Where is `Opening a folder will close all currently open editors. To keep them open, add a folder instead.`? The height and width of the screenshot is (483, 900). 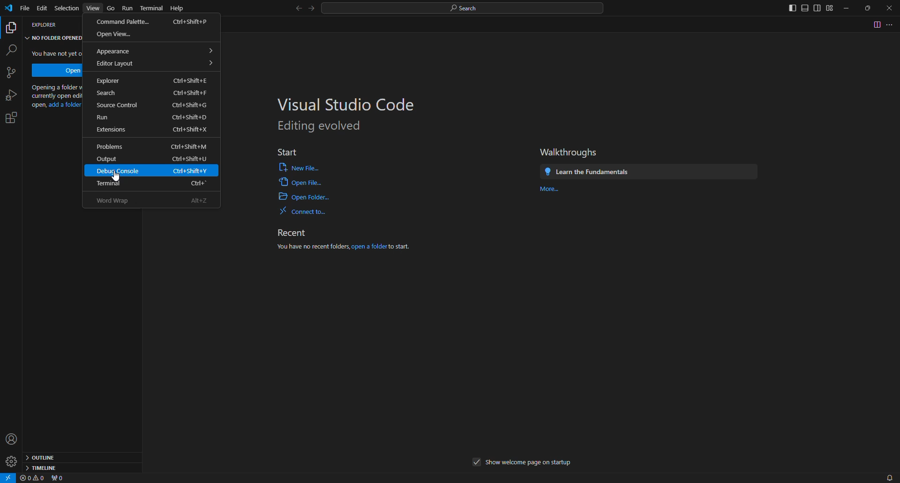 Opening a folder will close all currently open editors. To keep them open, add a folder instead. is located at coordinates (56, 96).